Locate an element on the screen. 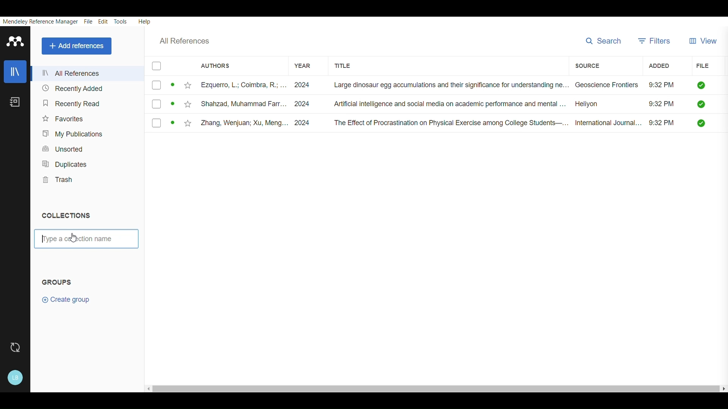  Duplicates is located at coordinates (63, 162).